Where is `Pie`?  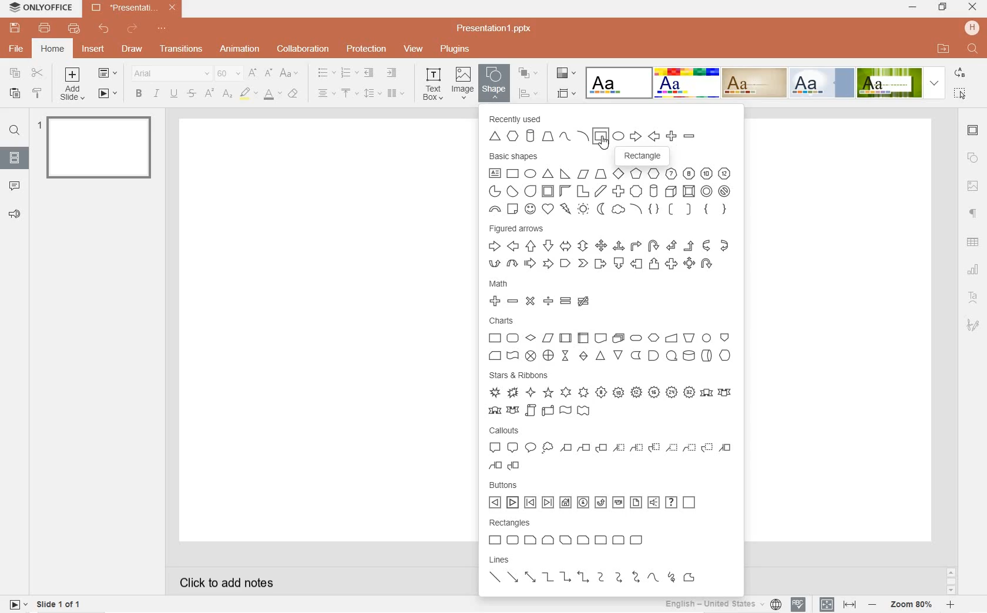
Pie is located at coordinates (495, 190).